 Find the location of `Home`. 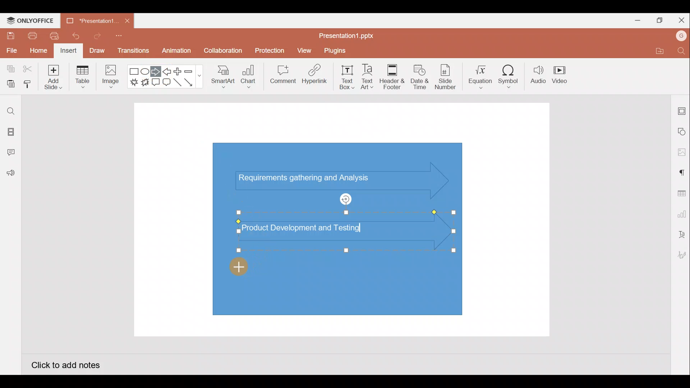

Home is located at coordinates (38, 51).